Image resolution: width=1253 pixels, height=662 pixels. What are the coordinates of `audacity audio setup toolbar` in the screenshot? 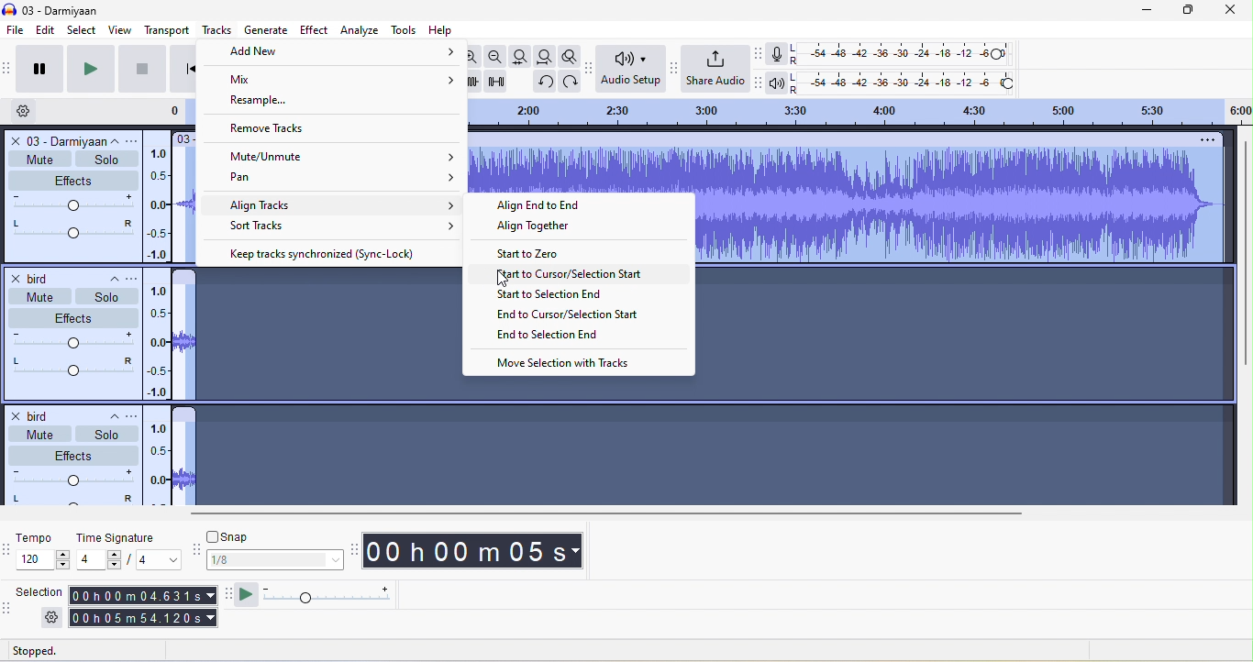 It's located at (589, 67).